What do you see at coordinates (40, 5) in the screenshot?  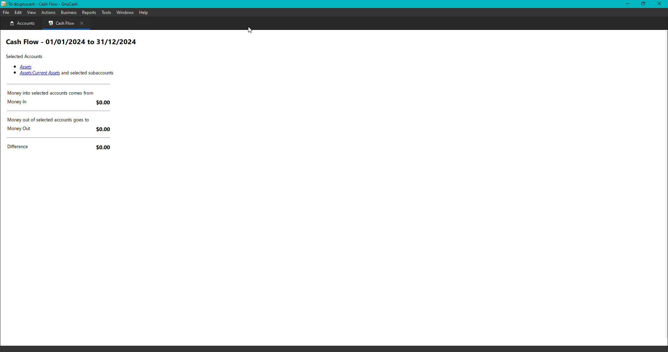 I see `GnuCash` at bounding box center [40, 5].